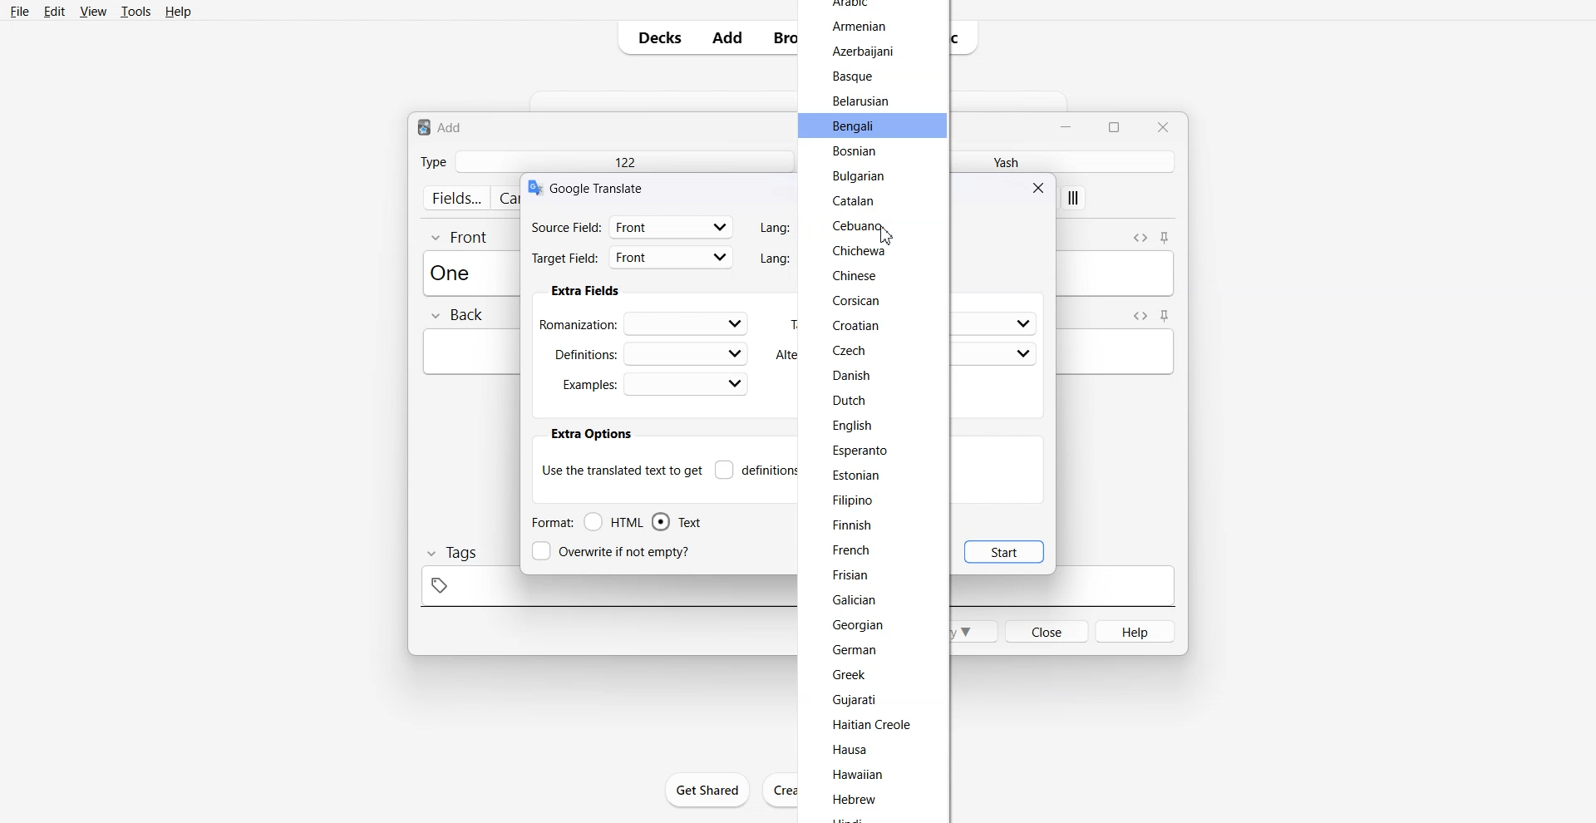 The height and width of the screenshot is (823, 1596). I want to click on Czech, so click(850, 350).